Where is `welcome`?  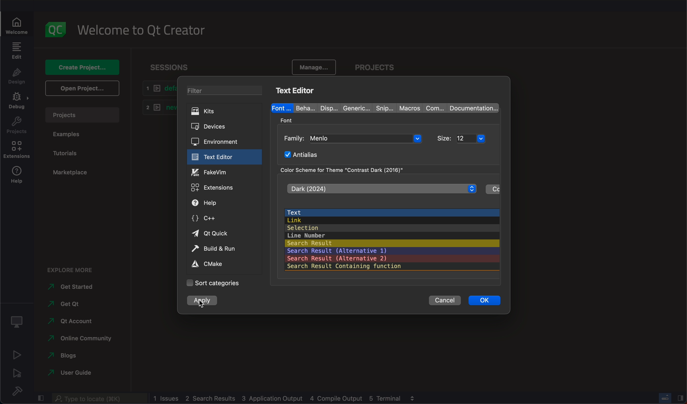
welcome is located at coordinates (19, 23).